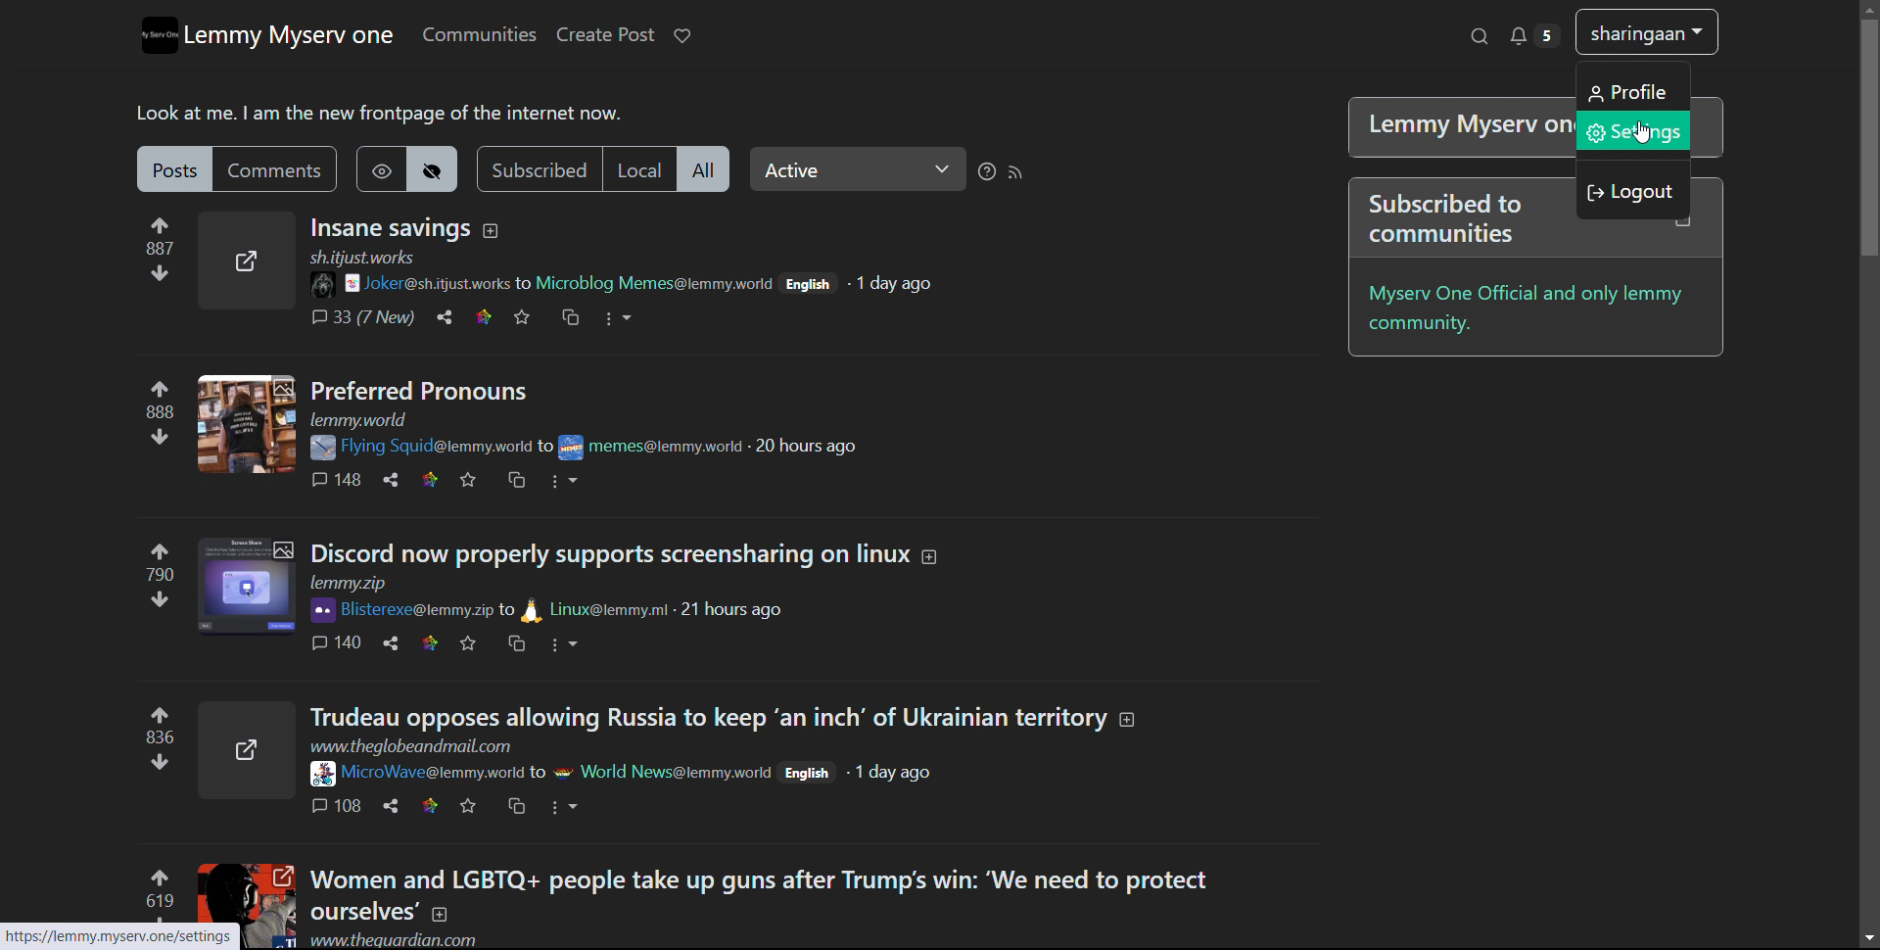  Describe the element at coordinates (1642, 130) in the screenshot. I see `Cursor` at that location.